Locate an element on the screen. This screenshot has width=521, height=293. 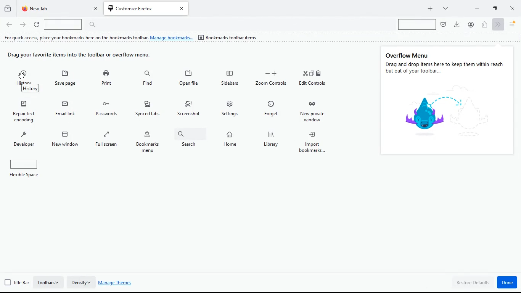
email link is located at coordinates (69, 109).